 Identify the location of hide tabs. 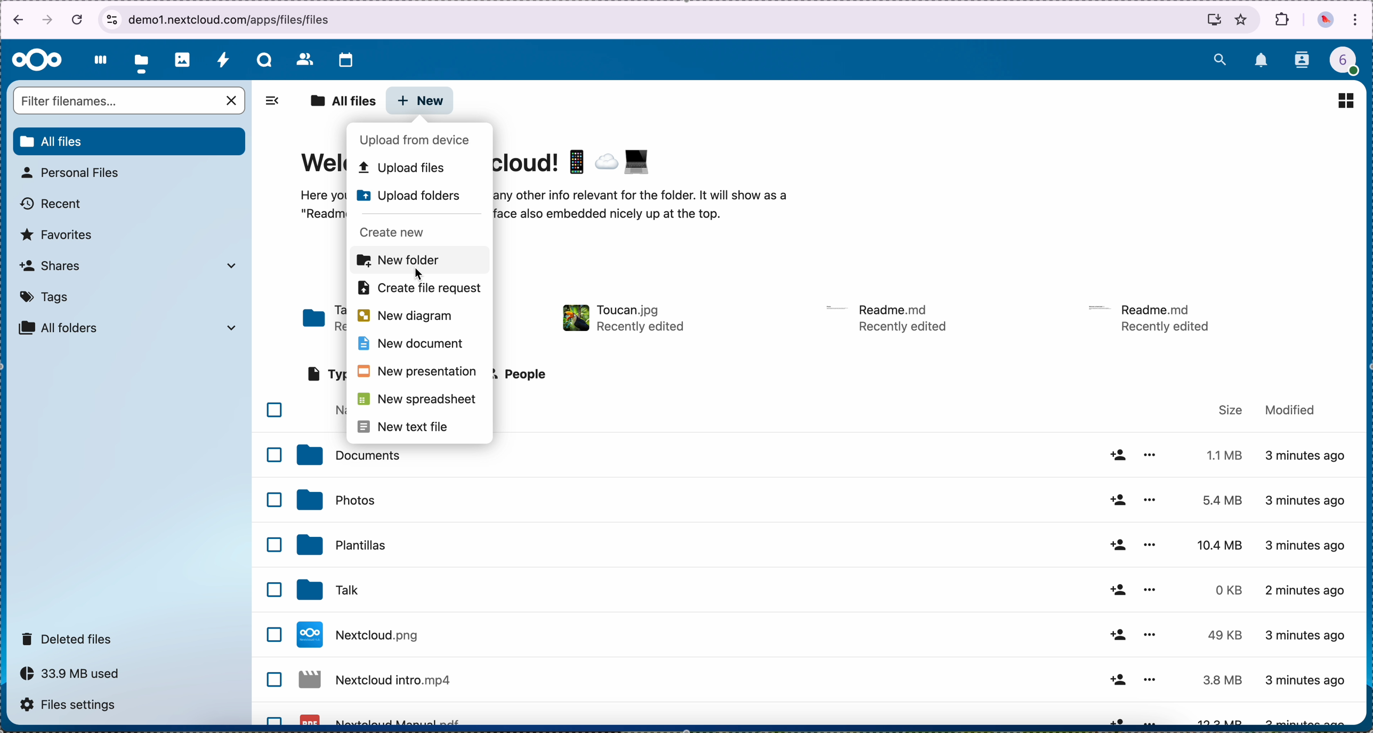
(272, 104).